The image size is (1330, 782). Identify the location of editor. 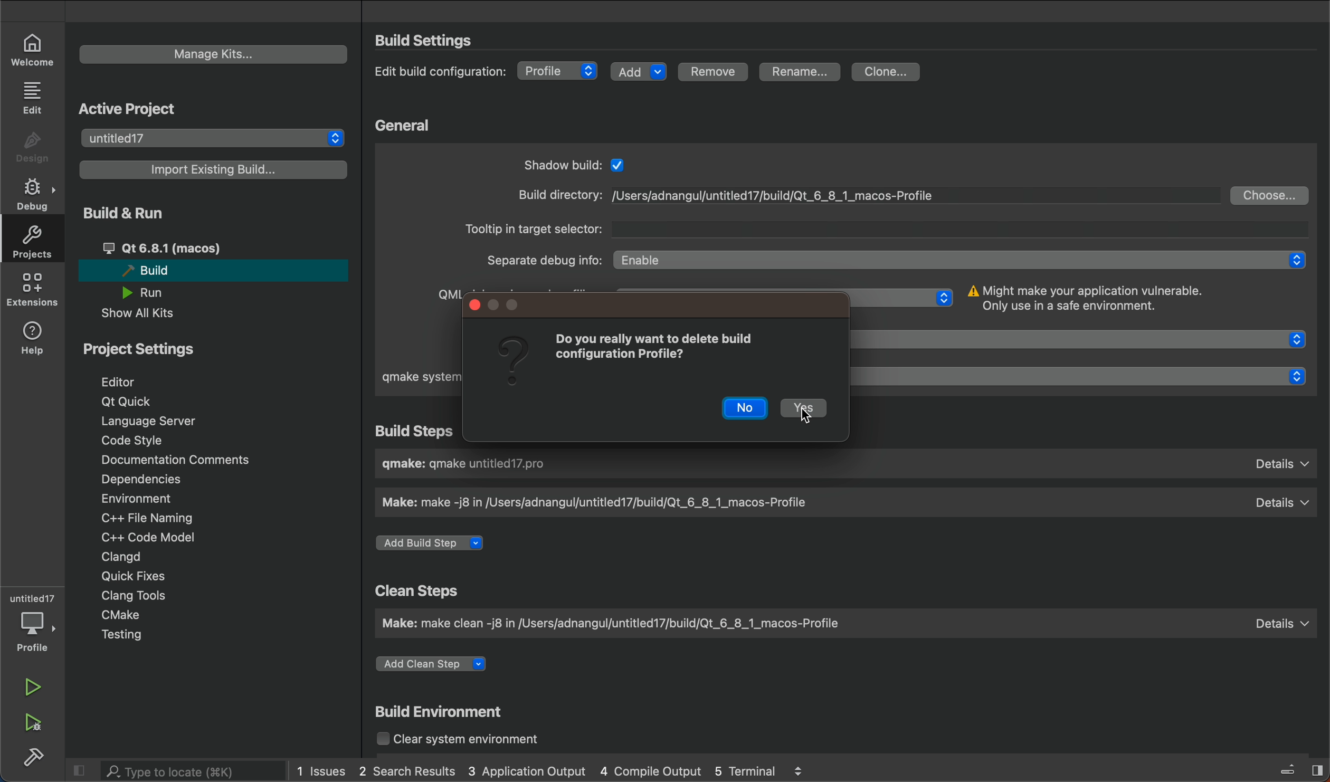
(132, 383).